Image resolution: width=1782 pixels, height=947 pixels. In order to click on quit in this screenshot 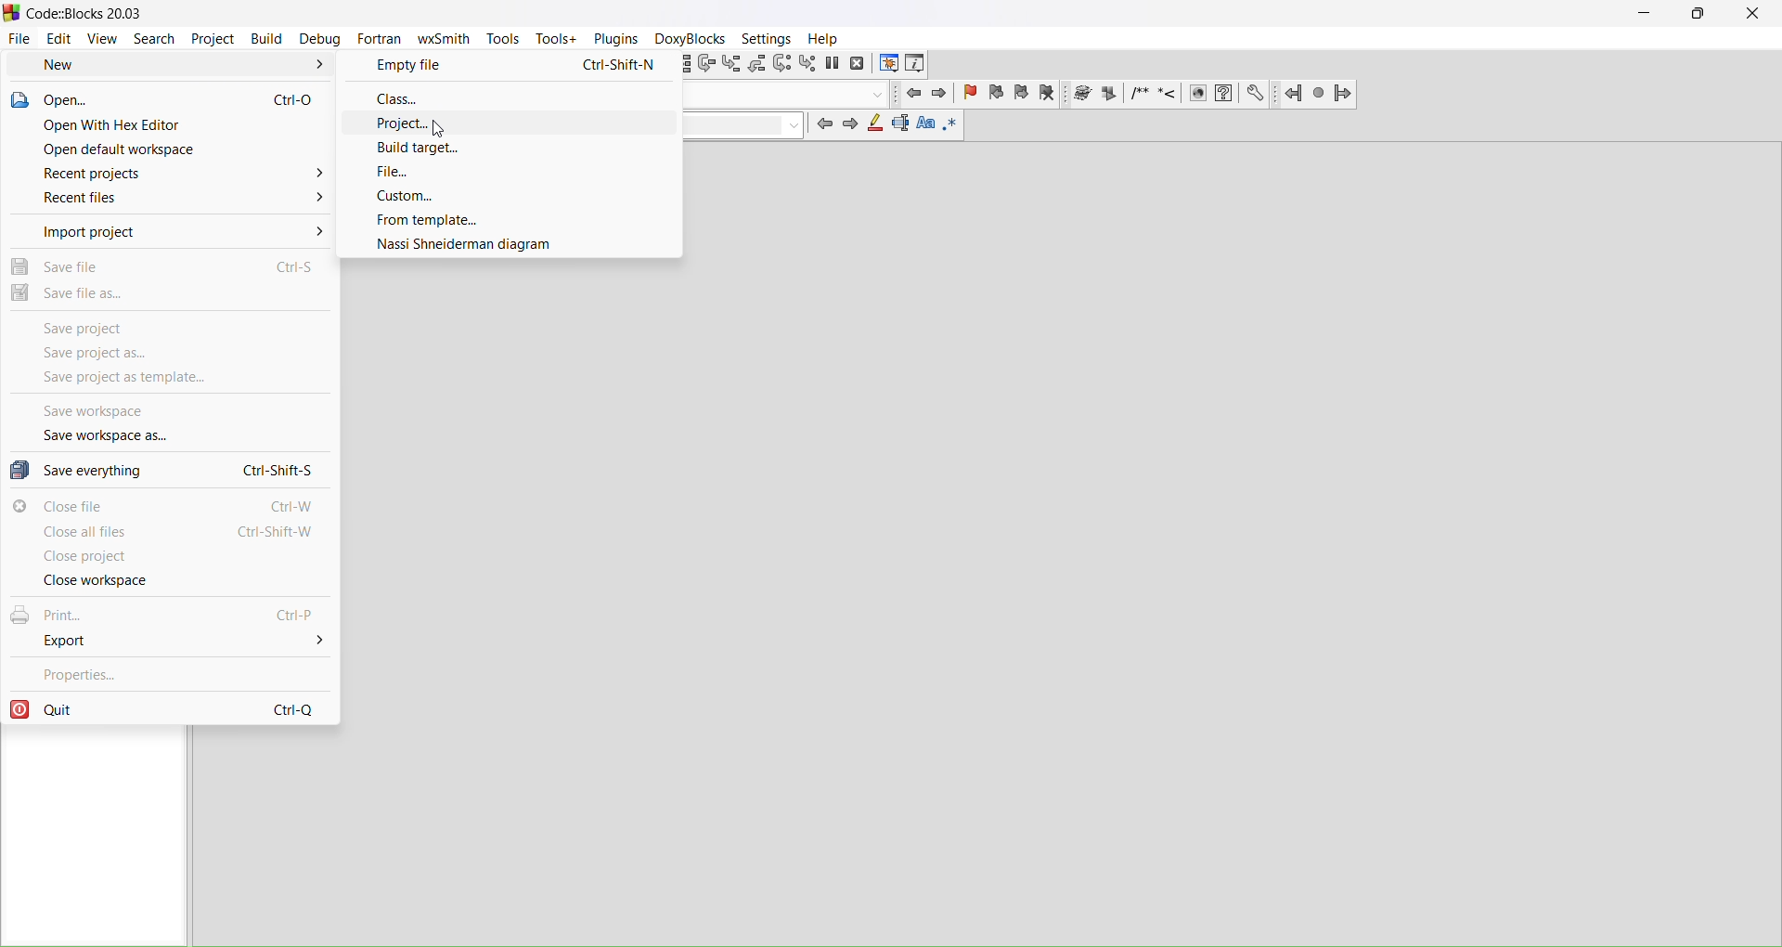, I will do `click(171, 708)`.